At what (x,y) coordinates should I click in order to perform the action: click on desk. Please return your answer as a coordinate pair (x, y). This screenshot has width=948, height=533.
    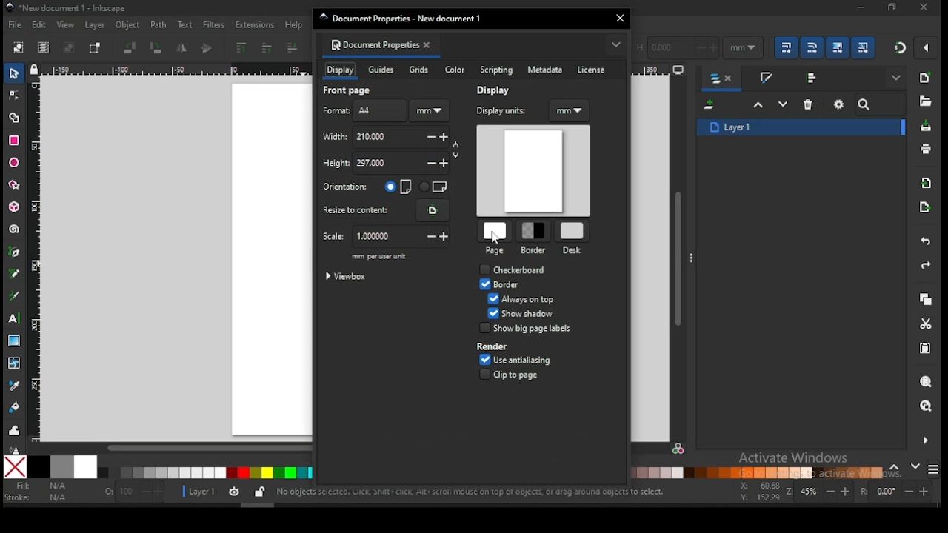
    Looking at the image, I should click on (574, 250).